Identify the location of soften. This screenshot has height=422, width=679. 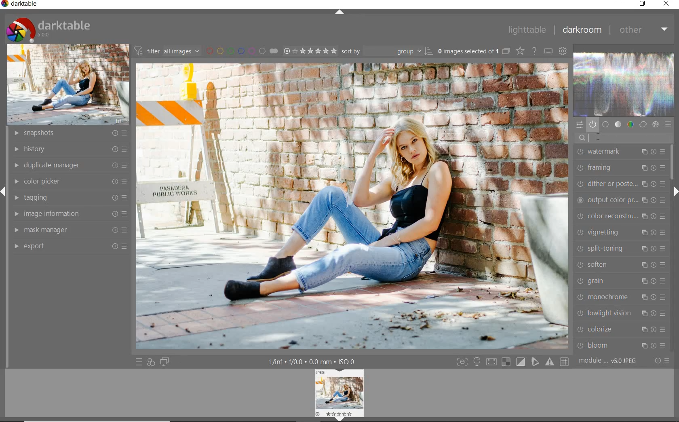
(620, 266).